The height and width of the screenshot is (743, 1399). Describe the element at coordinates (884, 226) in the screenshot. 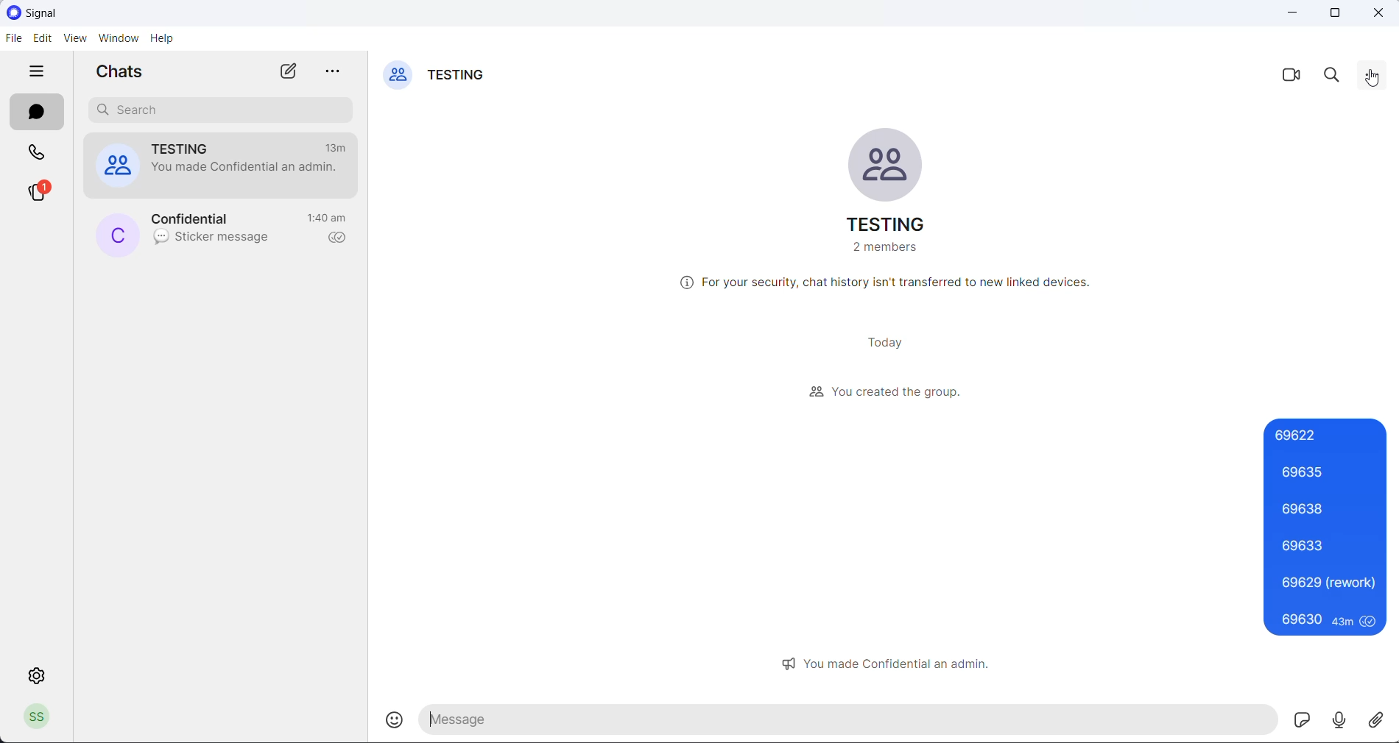

I see `group name` at that location.